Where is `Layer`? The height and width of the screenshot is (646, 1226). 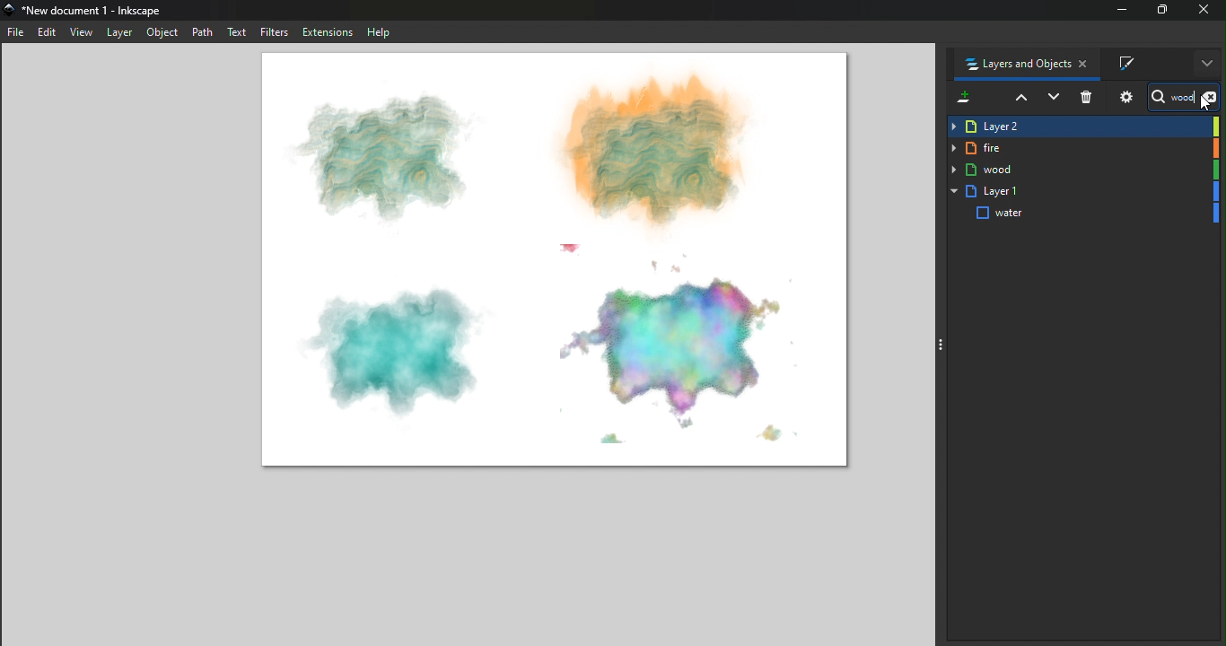 Layer is located at coordinates (118, 31).